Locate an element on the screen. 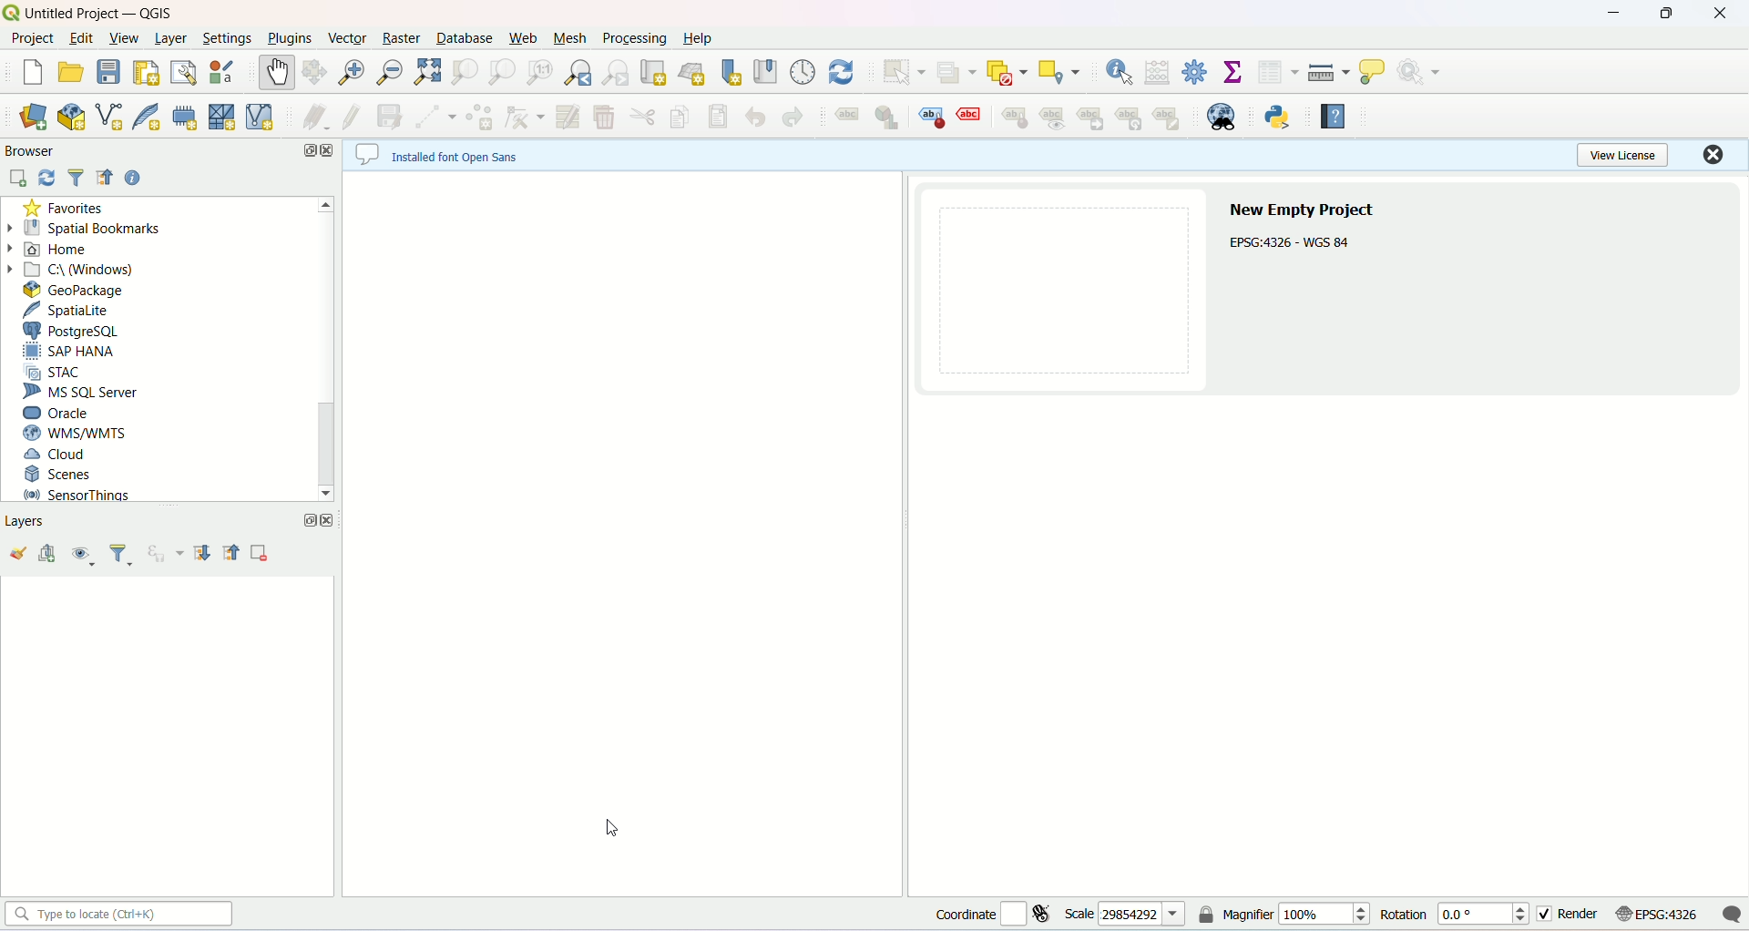 The width and height of the screenshot is (1749, 931). logo is located at coordinates (11, 12).